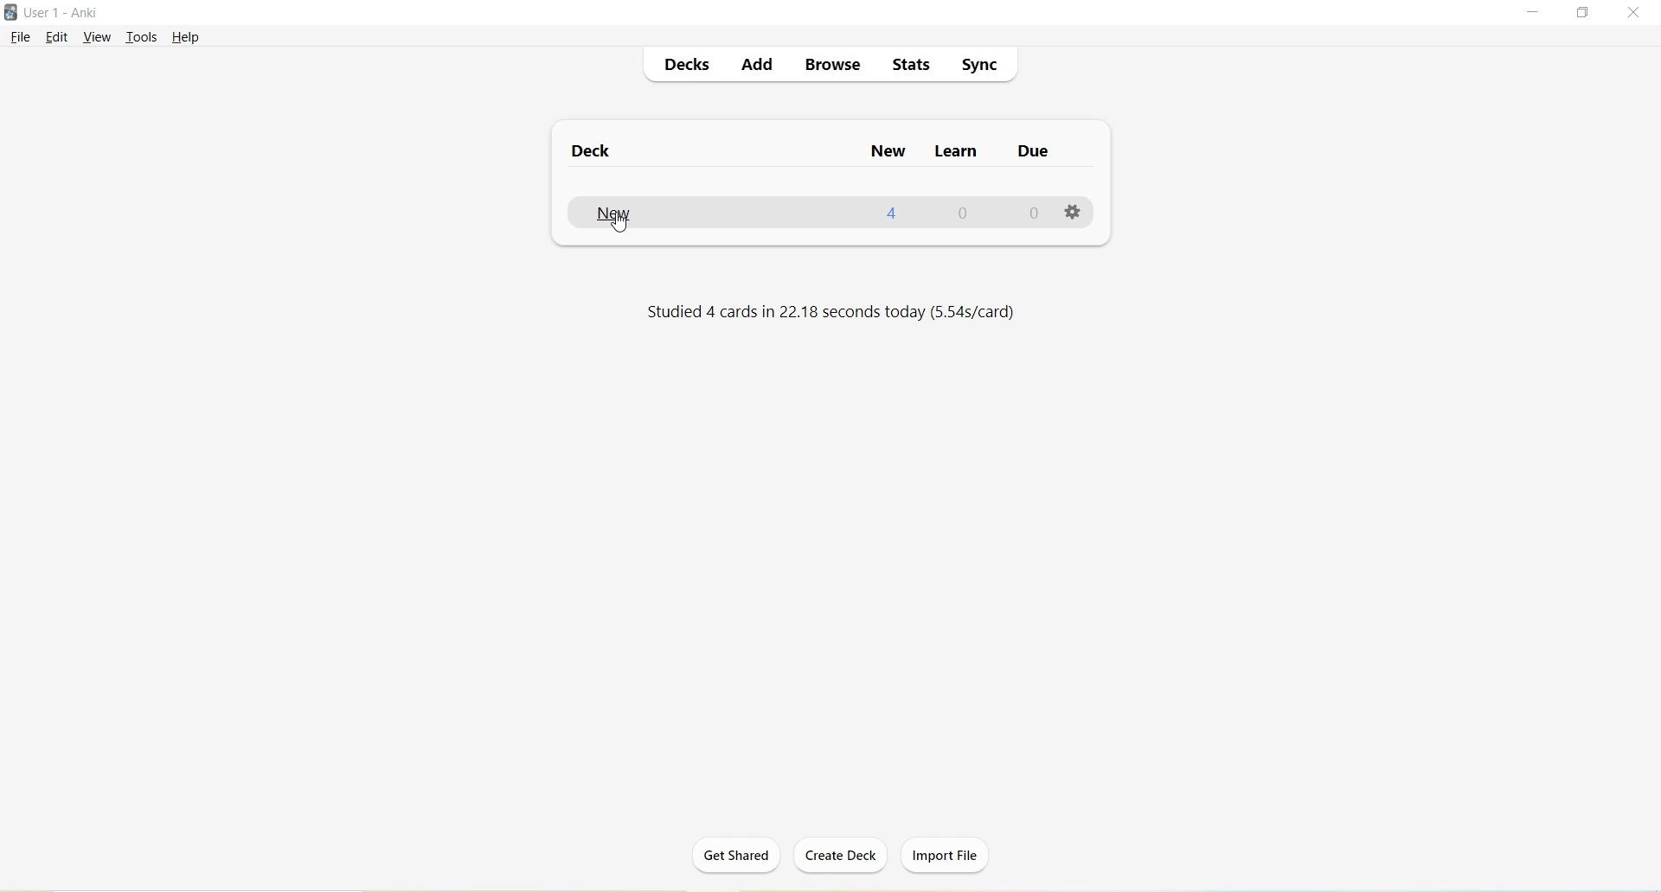 This screenshot has height=892, width=1661. What do you see at coordinates (839, 856) in the screenshot?
I see `Create deck` at bounding box center [839, 856].